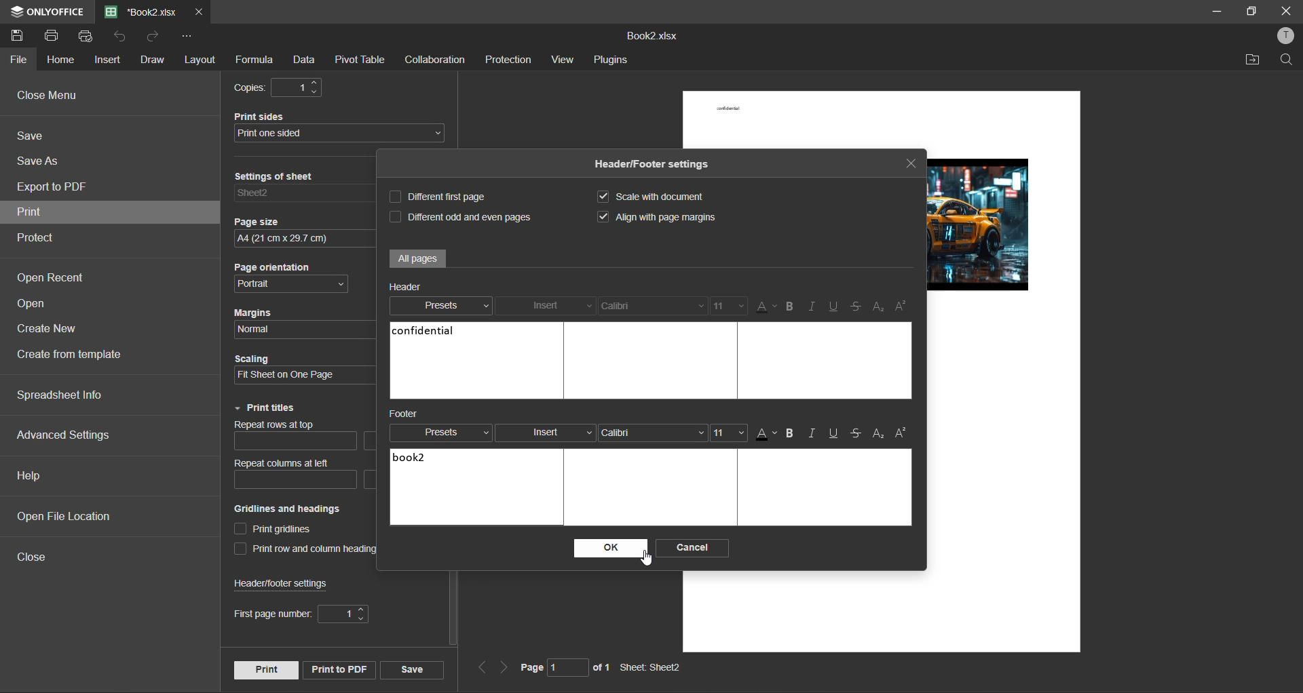 The width and height of the screenshot is (1303, 693). Describe the element at coordinates (16, 12) in the screenshot. I see `icon` at that location.